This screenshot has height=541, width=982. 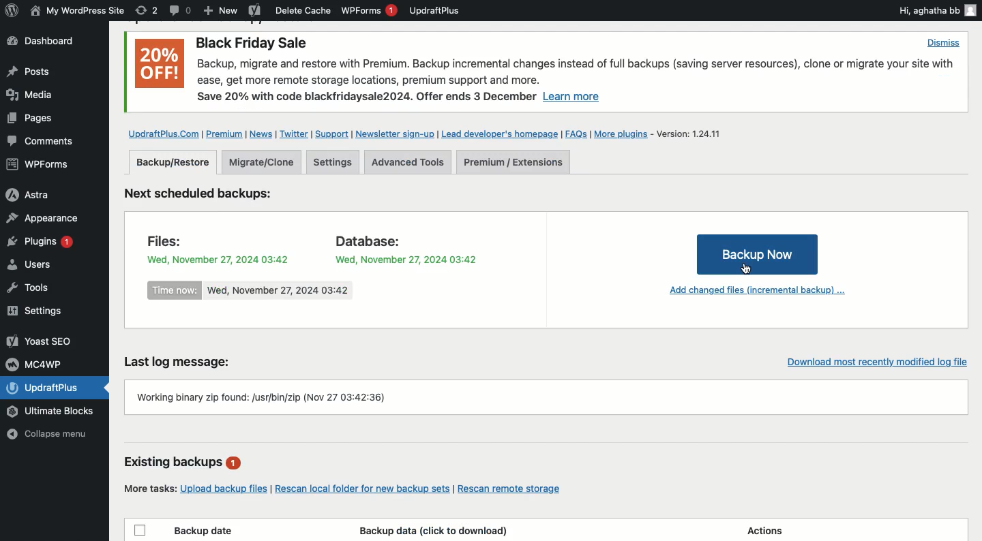 I want to click on MC4WP, so click(x=38, y=363).